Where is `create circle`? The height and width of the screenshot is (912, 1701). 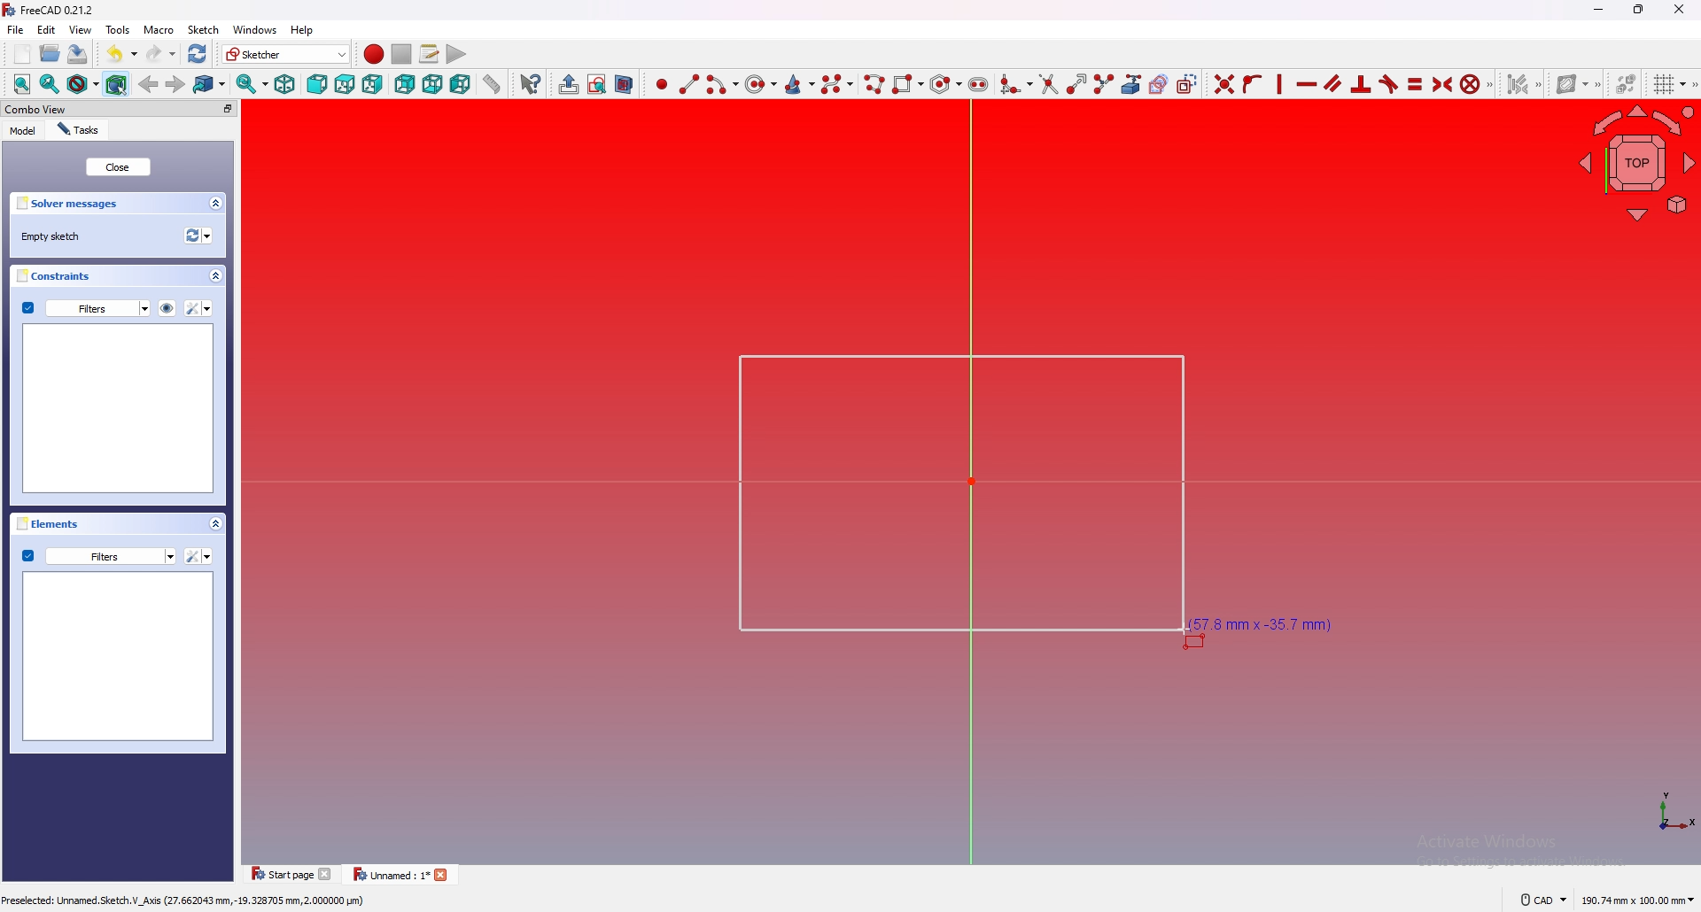
create circle is located at coordinates (761, 84).